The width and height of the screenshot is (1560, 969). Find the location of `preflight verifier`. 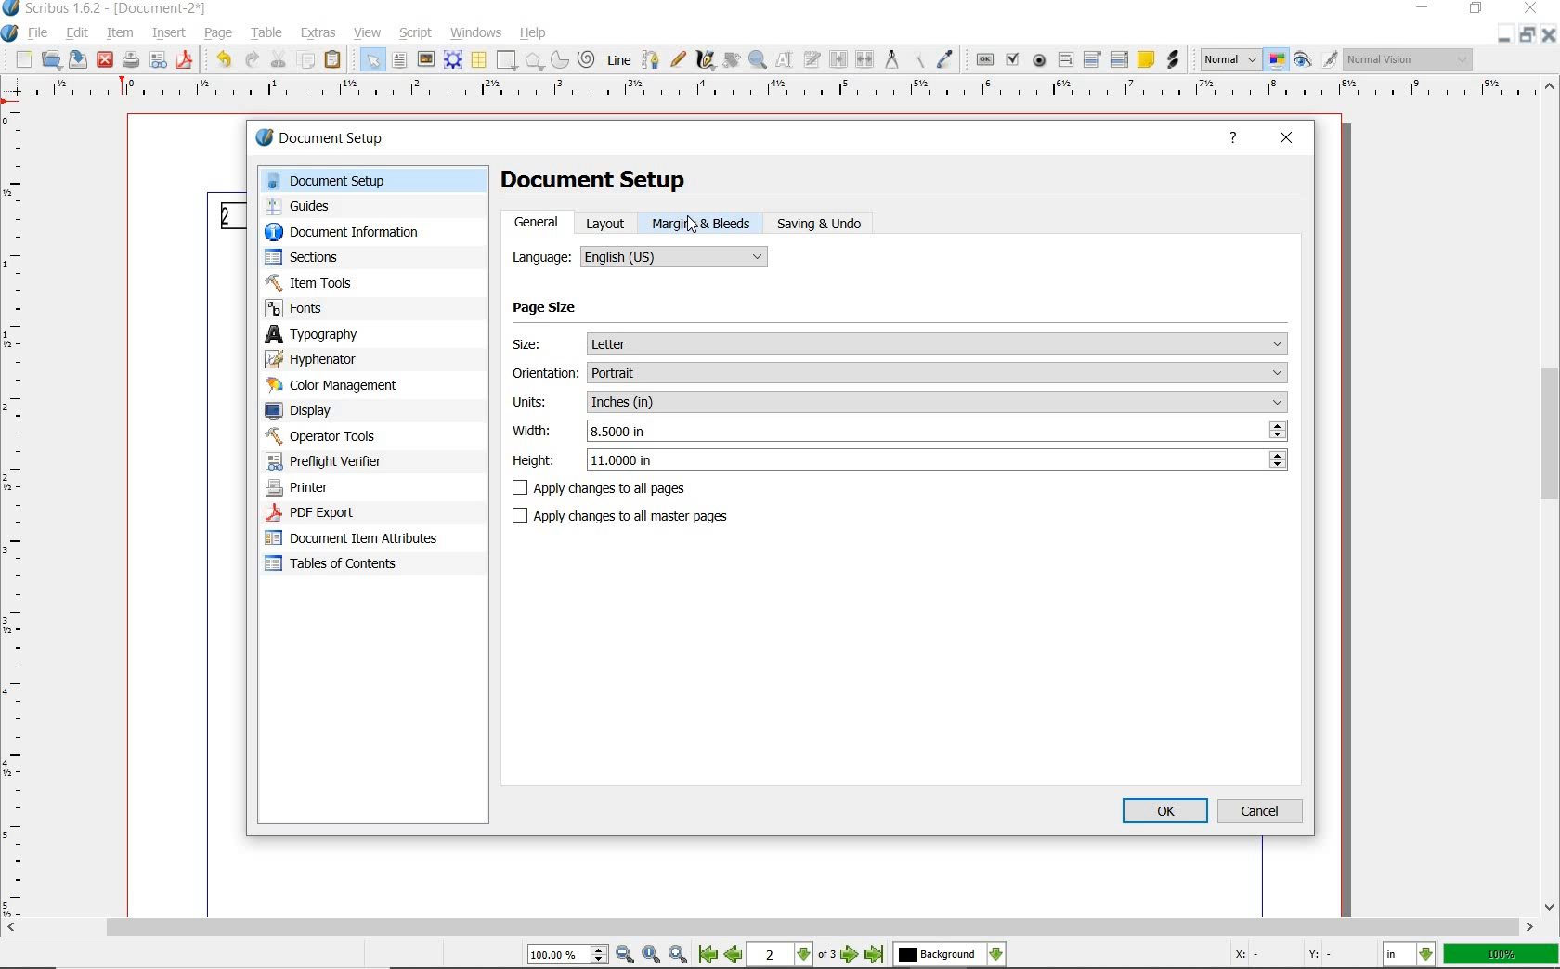

preflight verifier is located at coordinates (329, 463).